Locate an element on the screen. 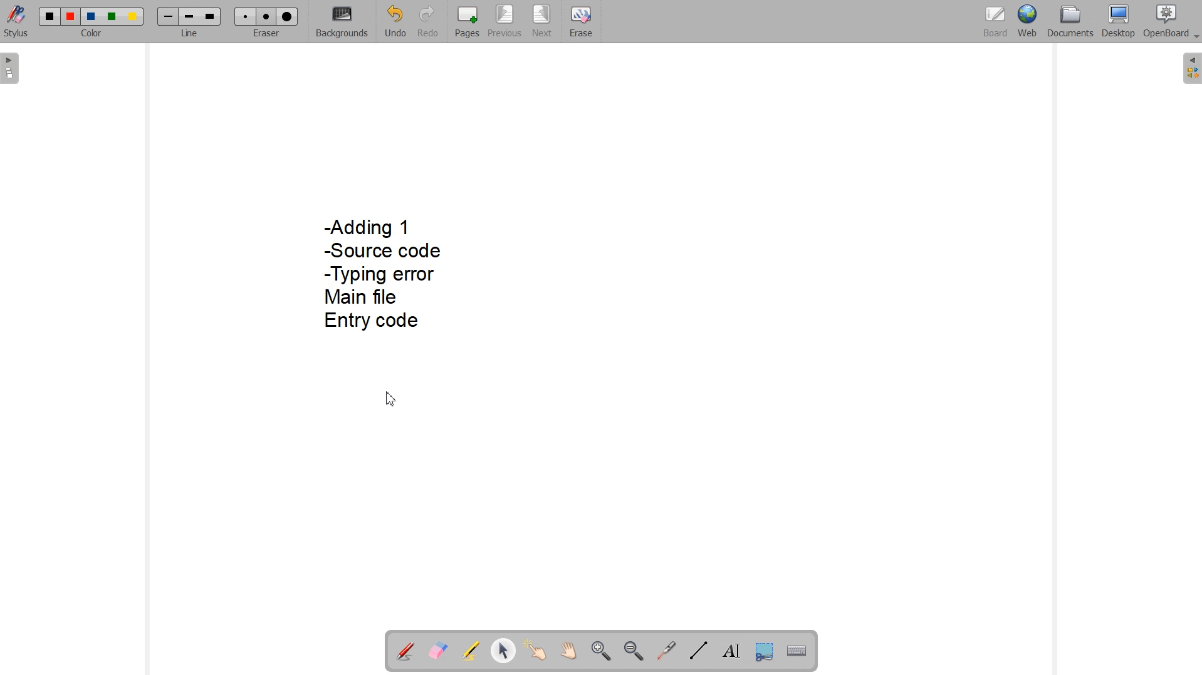 Image resolution: width=1202 pixels, height=675 pixels. -Adding 1
-Source code
-Typing error
Main file
Entry code is located at coordinates (381, 278).